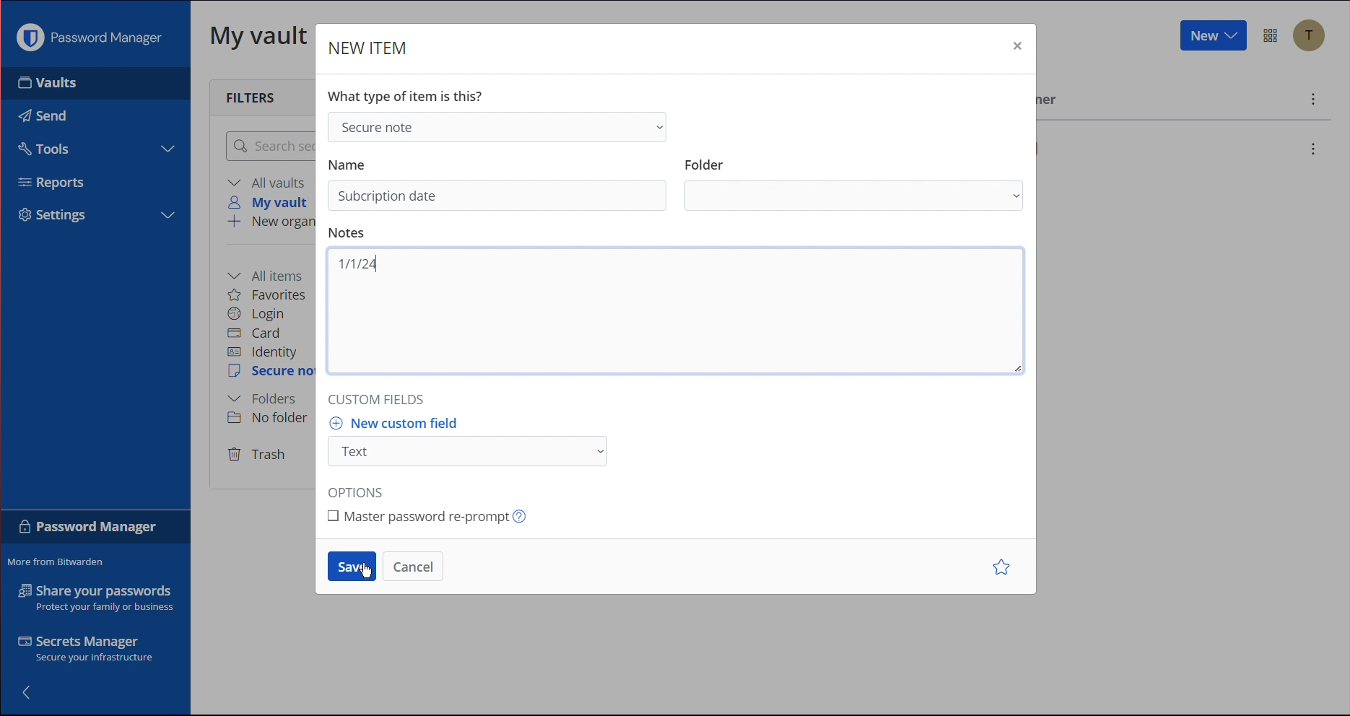  What do you see at coordinates (59, 215) in the screenshot?
I see `Settings` at bounding box center [59, 215].